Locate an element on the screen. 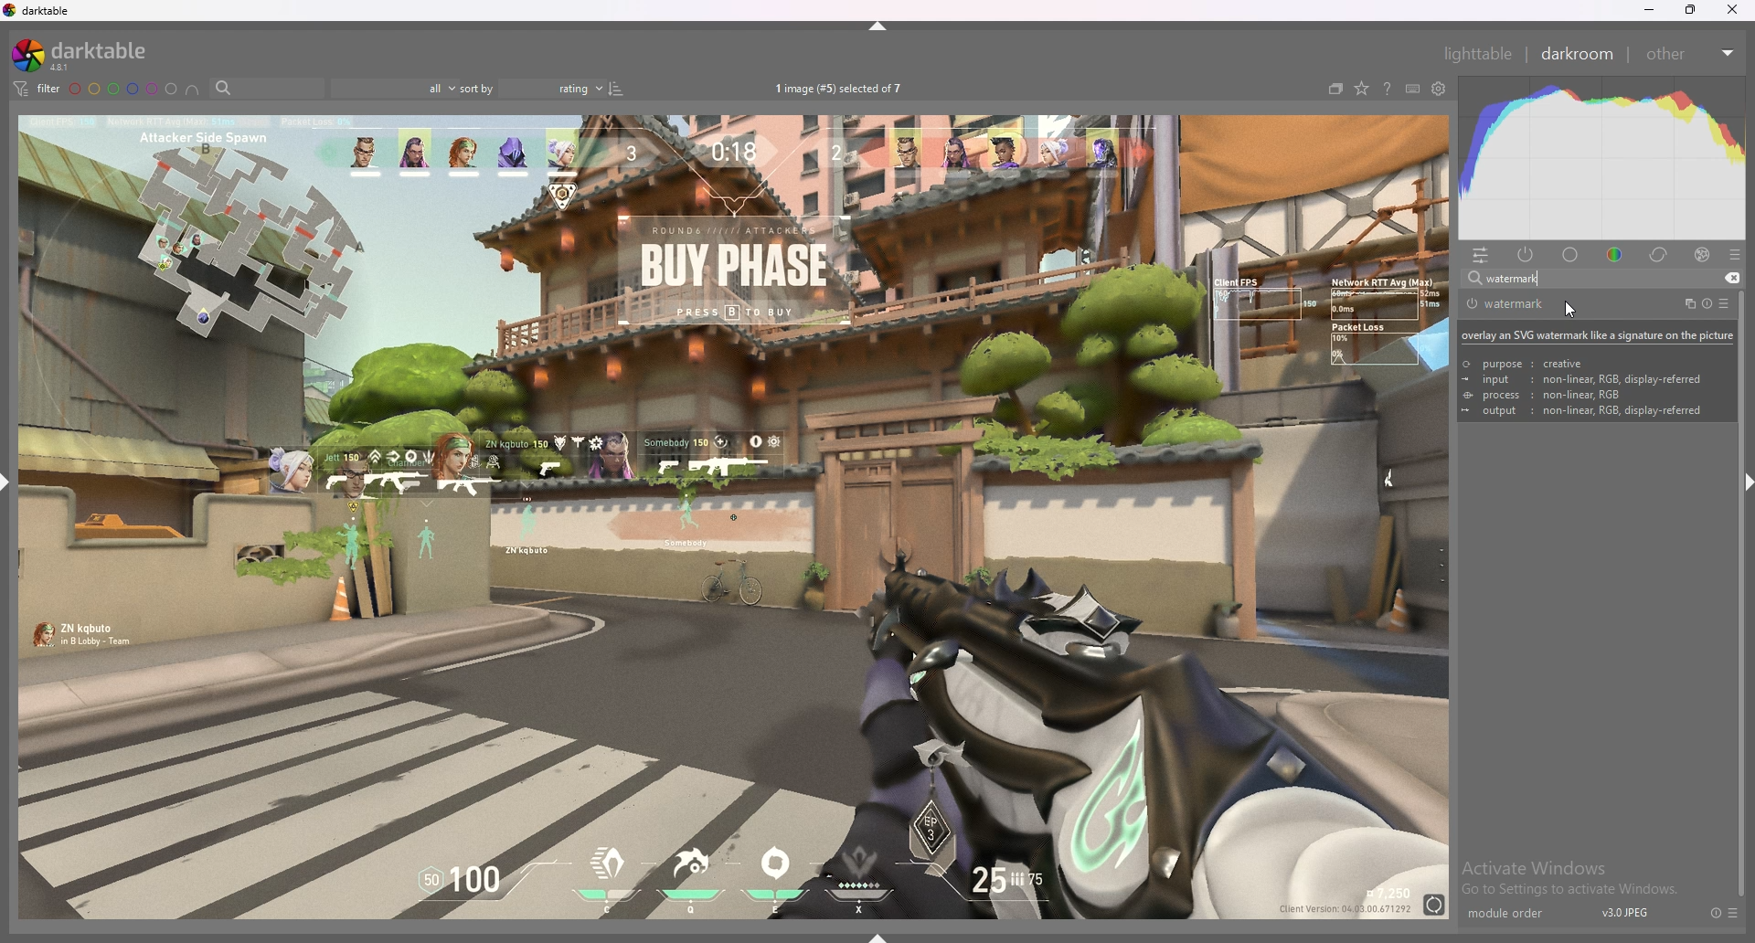  presets is located at coordinates (1735, 255).